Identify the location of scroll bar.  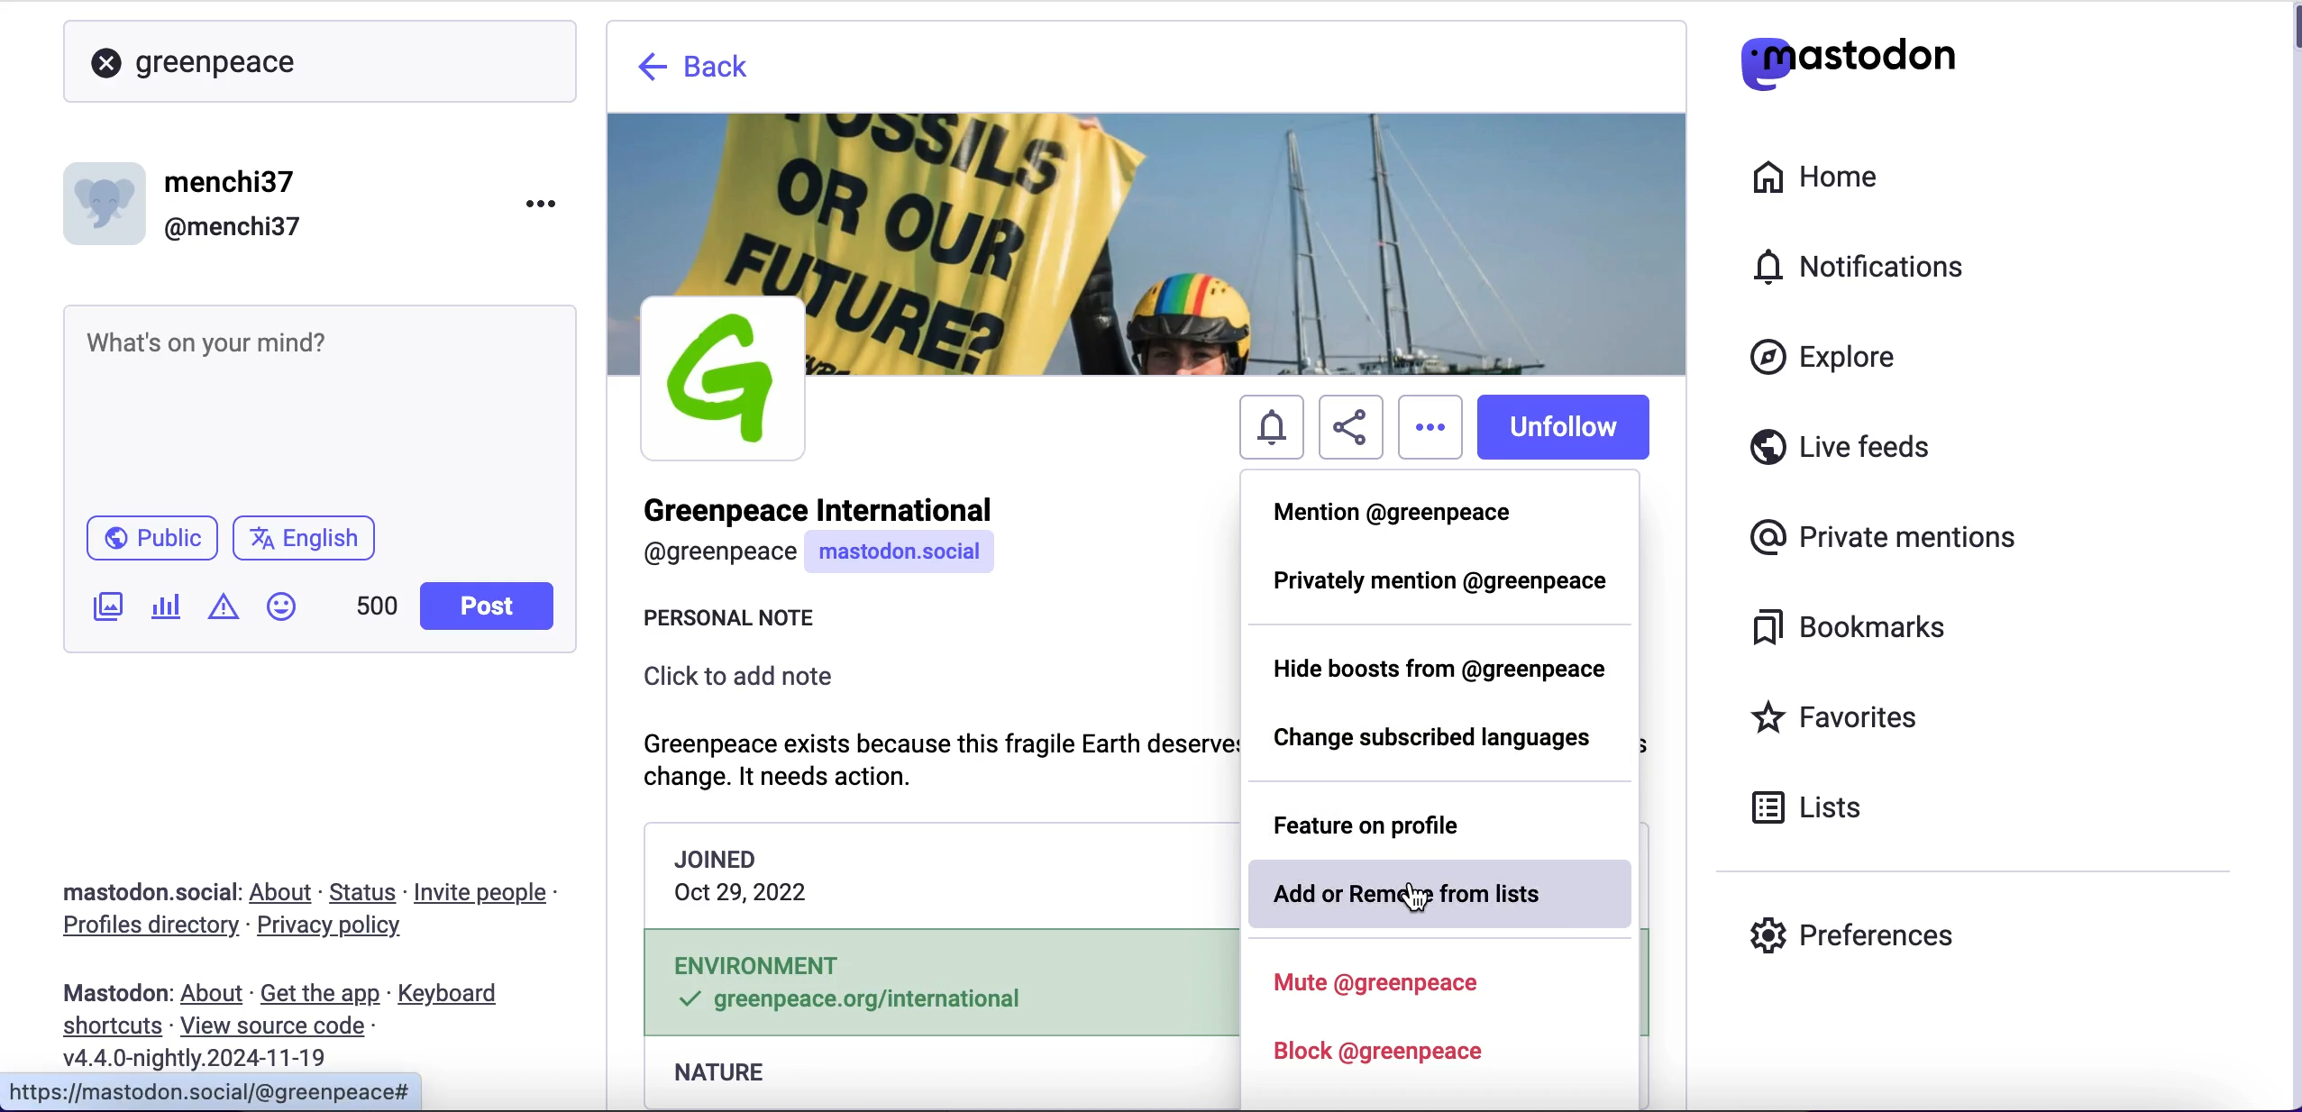
(2291, 560).